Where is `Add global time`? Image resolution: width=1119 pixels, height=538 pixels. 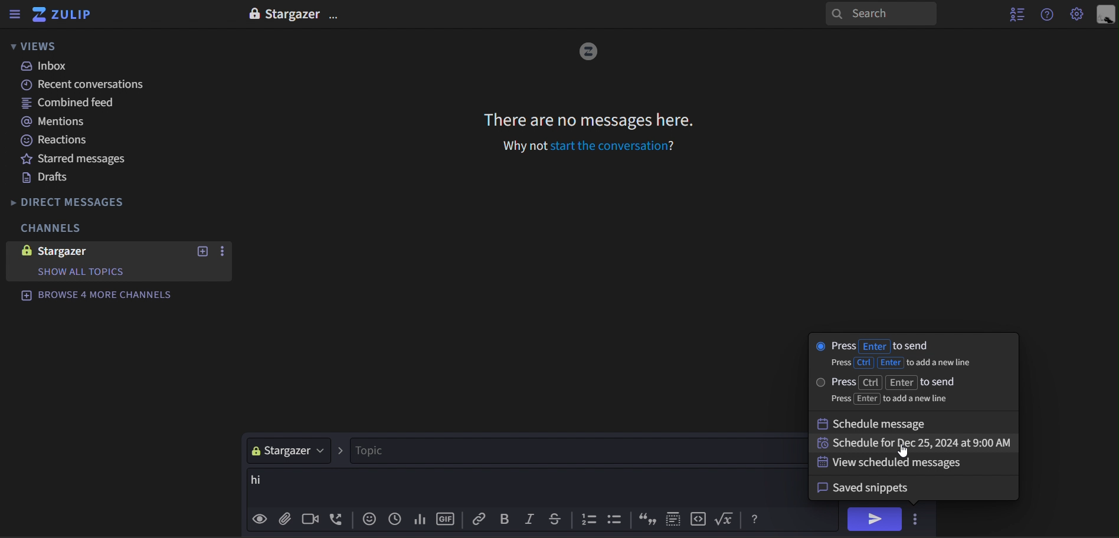 Add global time is located at coordinates (393, 520).